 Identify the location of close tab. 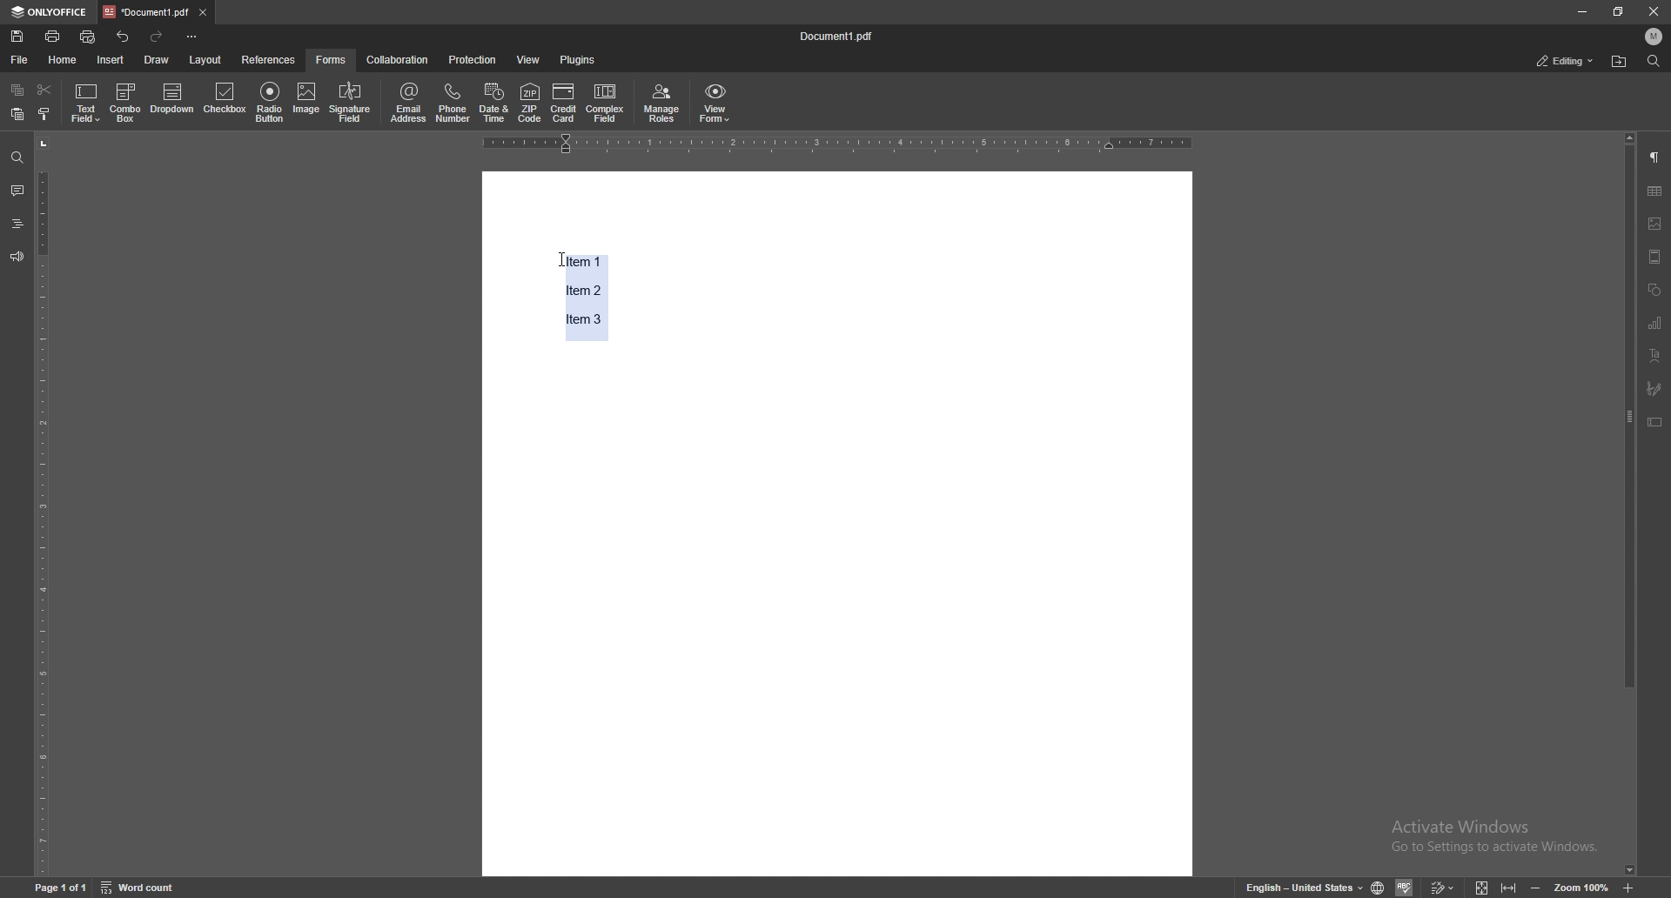
(203, 13).